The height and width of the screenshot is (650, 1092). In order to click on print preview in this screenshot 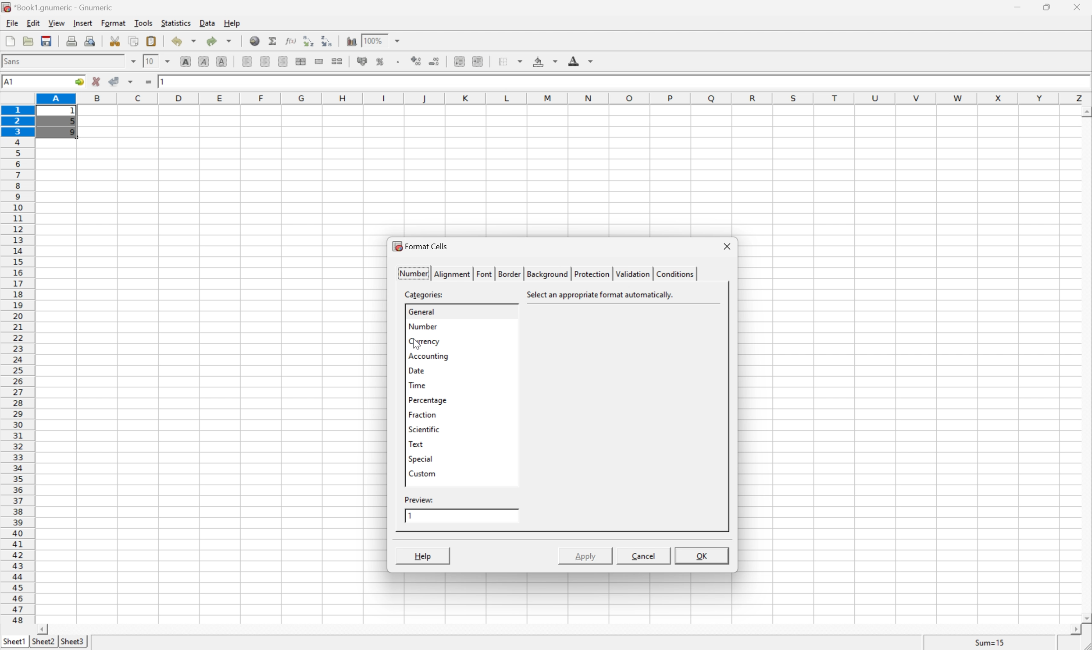, I will do `click(89, 40)`.